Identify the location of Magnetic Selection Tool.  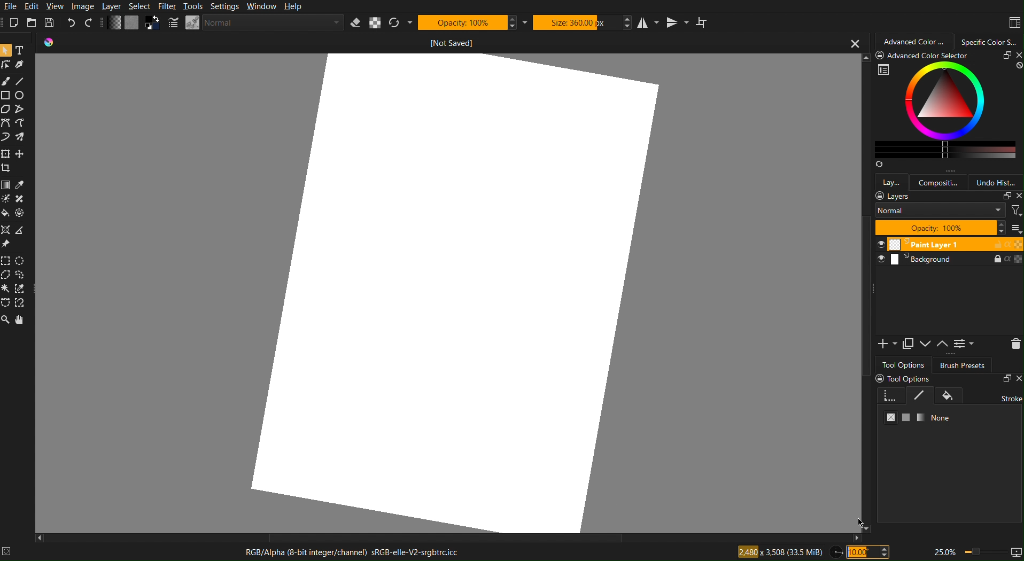
(20, 303).